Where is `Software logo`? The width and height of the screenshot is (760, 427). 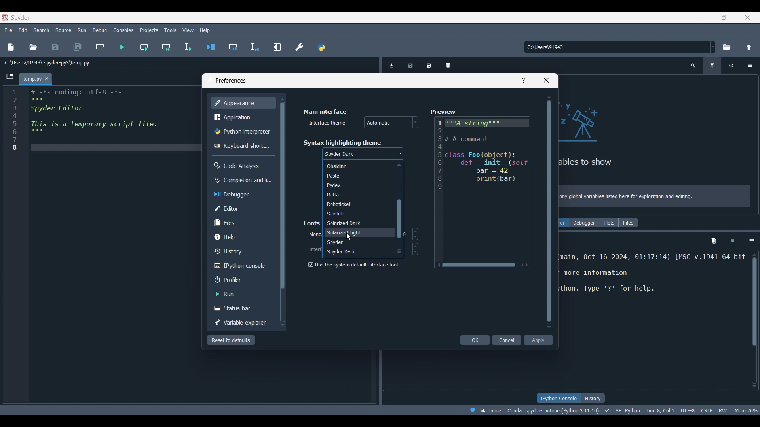
Software logo is located at coordinates (5, 17).